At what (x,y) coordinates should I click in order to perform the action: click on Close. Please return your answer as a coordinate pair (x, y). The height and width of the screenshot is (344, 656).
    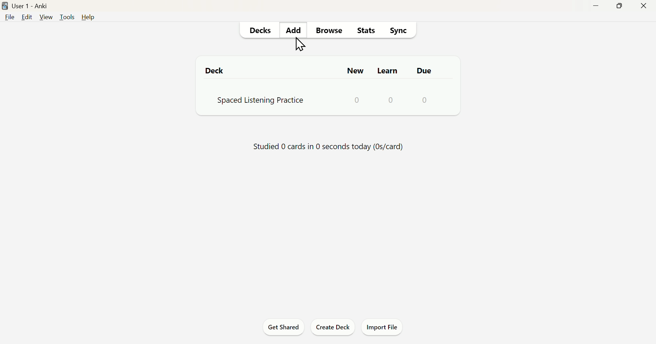
    Looking at the image, I should click on (644, 6).